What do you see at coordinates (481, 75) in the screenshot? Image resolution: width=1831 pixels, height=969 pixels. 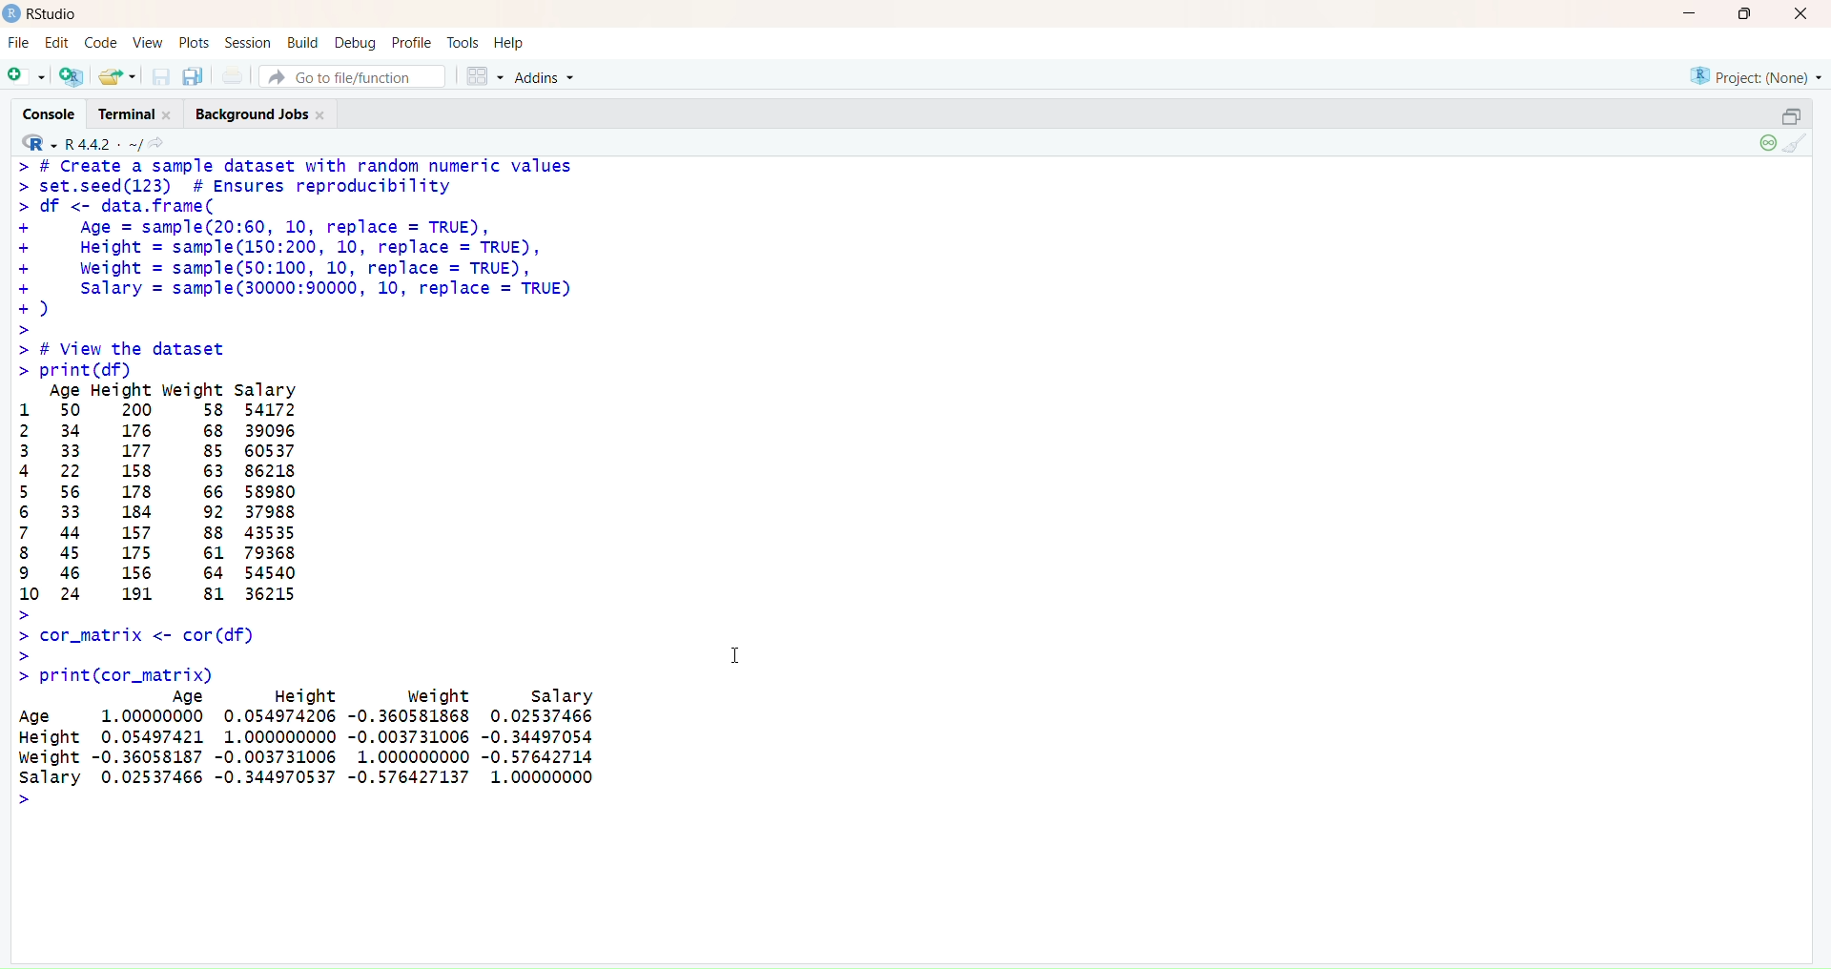 I see `Workspace panes` at bounding box center [481, 75].